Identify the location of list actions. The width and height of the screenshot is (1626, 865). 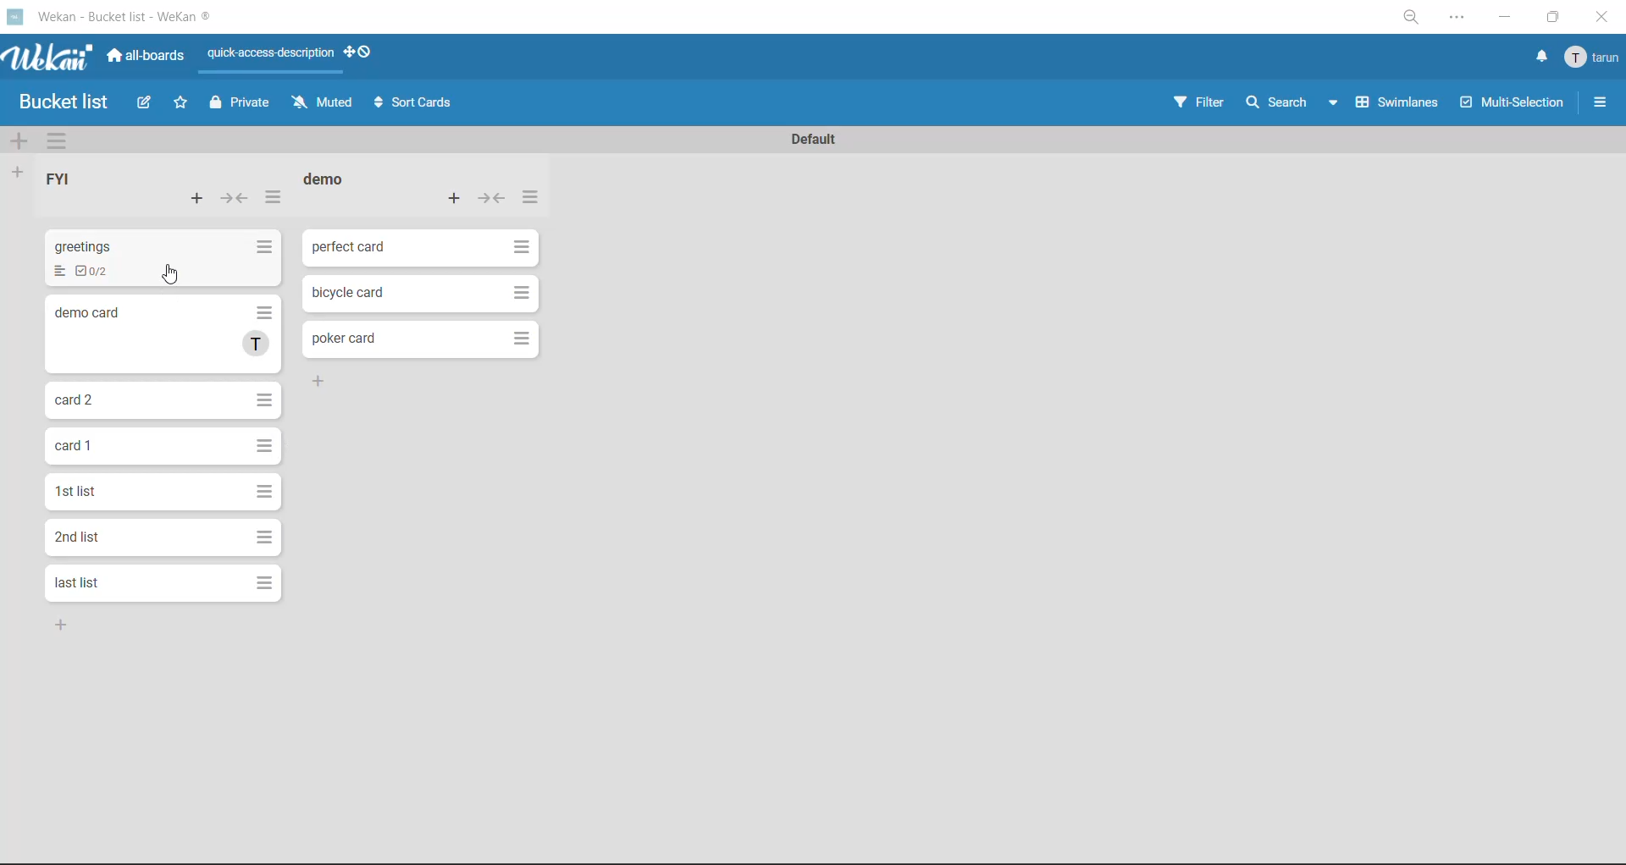
(532, 198).